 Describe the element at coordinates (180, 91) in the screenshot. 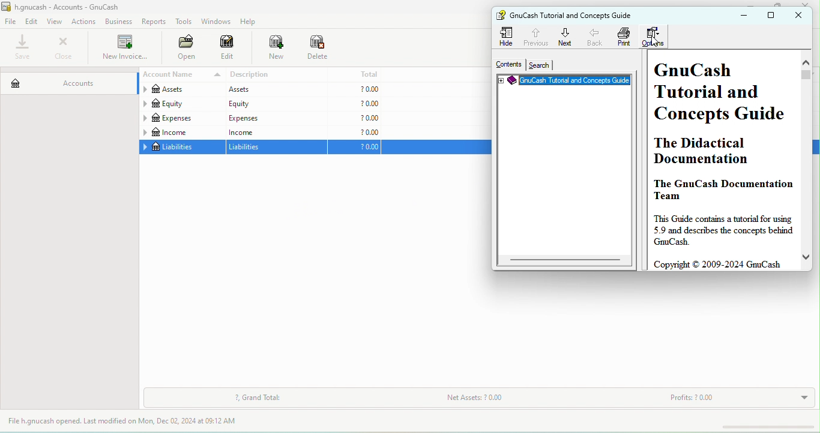

I see `assets` at that location.